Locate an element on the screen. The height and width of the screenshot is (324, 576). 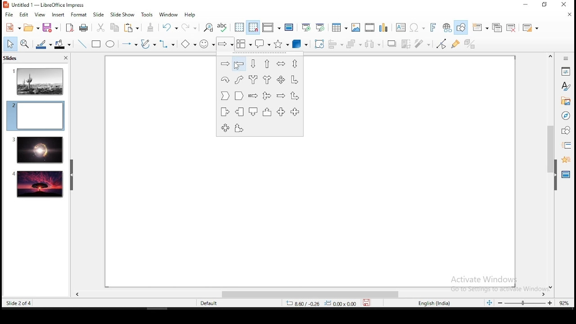
slides is located at coordinates (12, 58).